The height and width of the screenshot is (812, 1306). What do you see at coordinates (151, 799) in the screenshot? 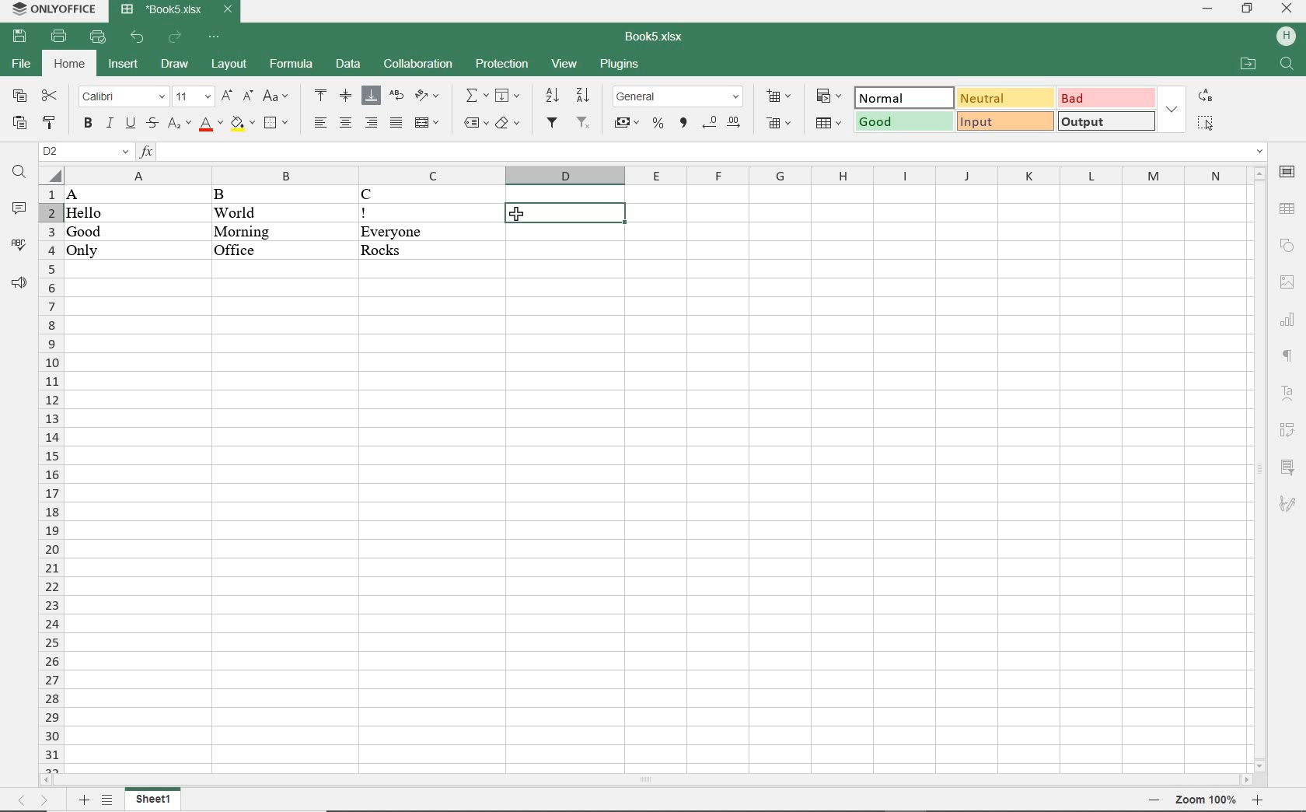
I see `sheet 1` at bounding box center [151, 799].